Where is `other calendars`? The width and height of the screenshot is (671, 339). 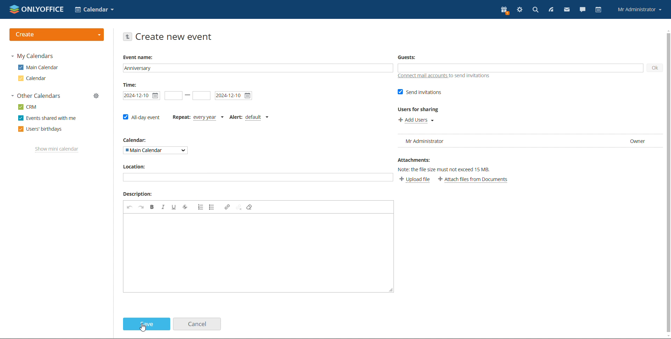 other calendars is located at coordinates (36, 95).